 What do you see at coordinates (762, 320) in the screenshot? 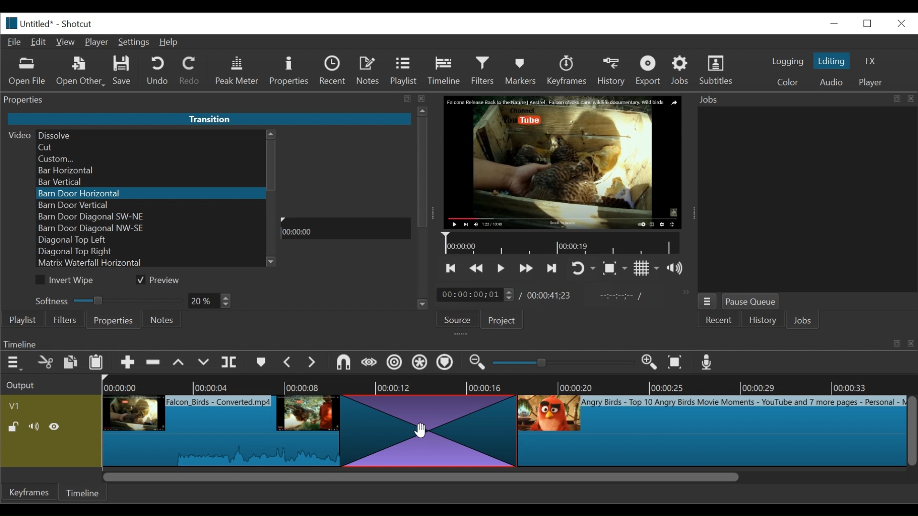
I see `History` at bounding box center [762, 320].